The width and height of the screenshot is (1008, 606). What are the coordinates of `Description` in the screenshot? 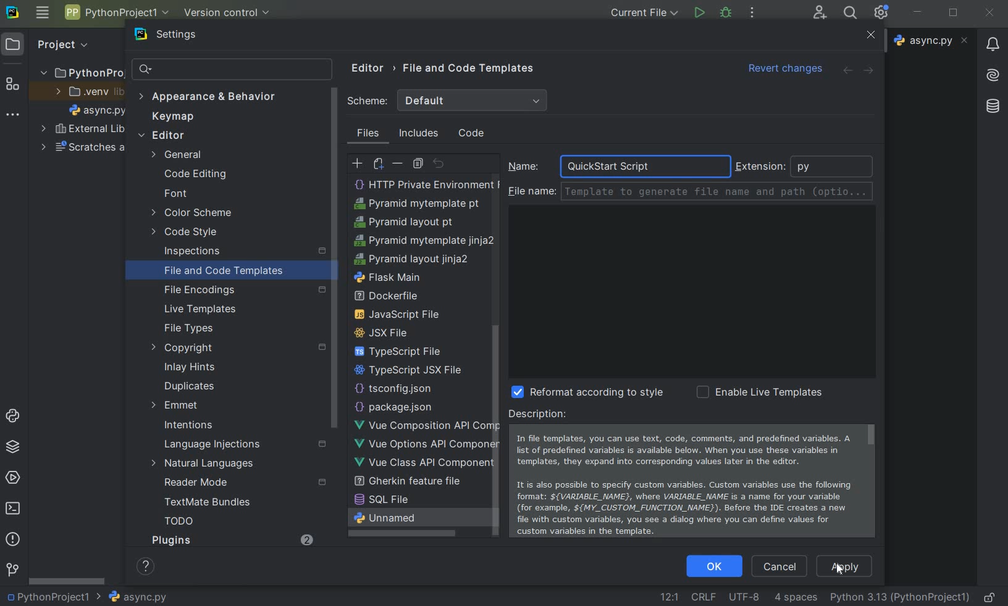 It's located at (690, 475).